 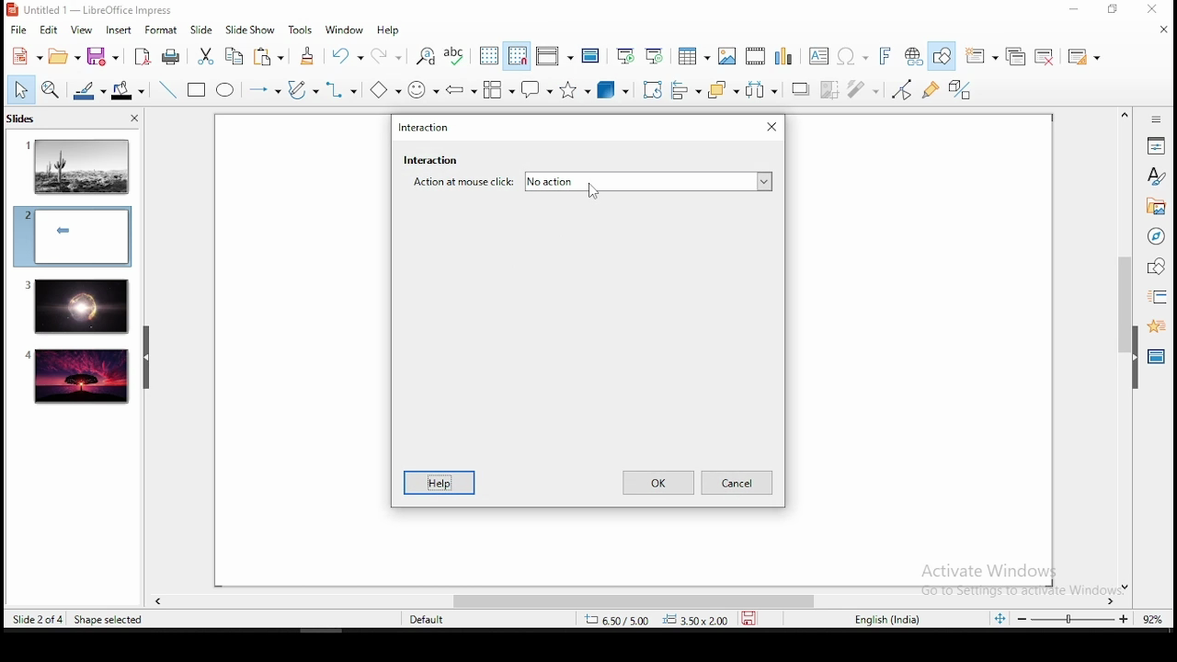 What do you see at coordinates (1158, 355) in the screenshot?
I see `master slides` at bounding box center [1158, 355].